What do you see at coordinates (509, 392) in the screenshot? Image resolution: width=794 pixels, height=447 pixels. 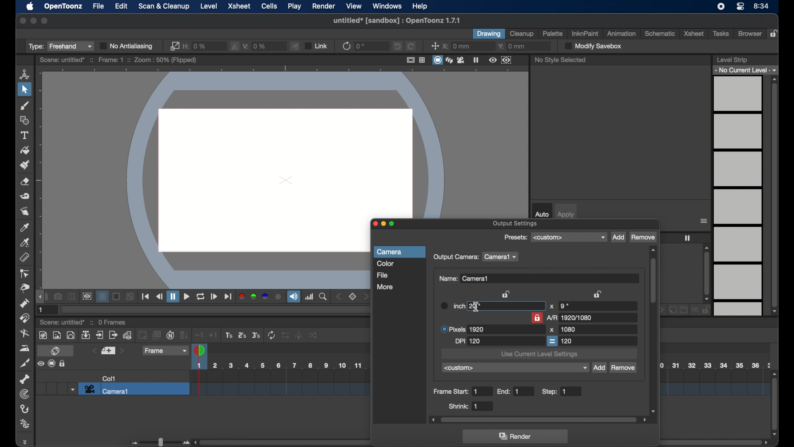 I see `end` at bounding box center [509, 392].